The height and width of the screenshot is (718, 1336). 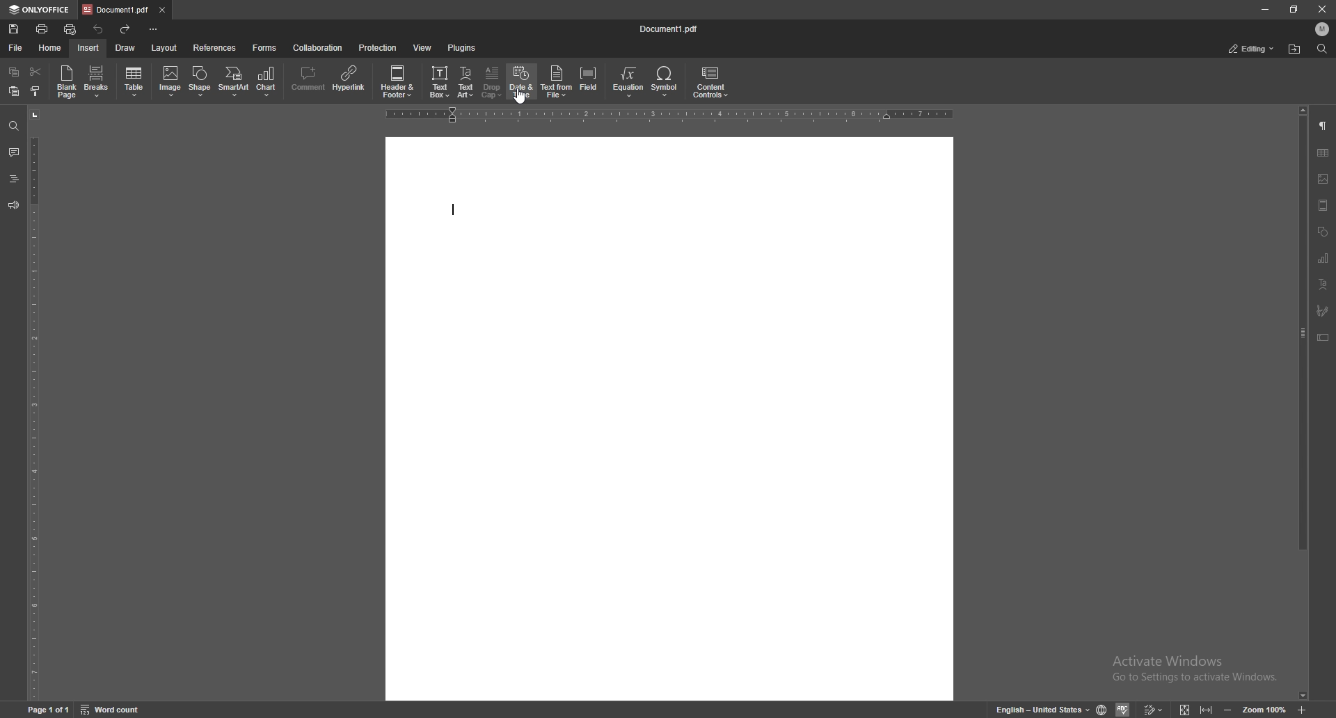 What do you see at coordinates (1321, 29) in the screenshot?
I see `profile` at bounding box center [1321, 29].